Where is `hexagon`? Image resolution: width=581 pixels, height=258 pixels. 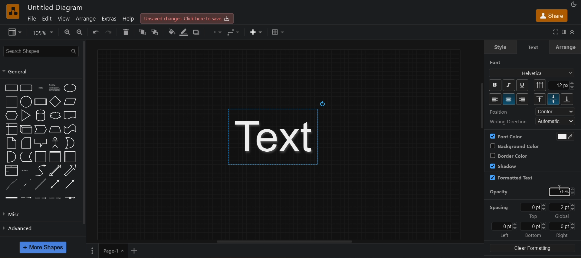 hexagon is located at coordinates (11, 115).